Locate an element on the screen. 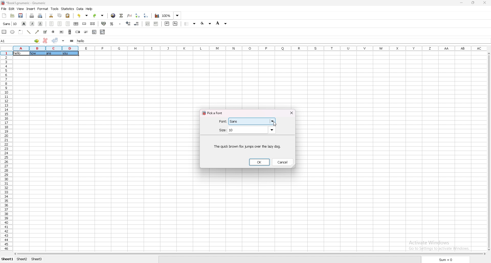  functions is located at coordinates (130, 15).